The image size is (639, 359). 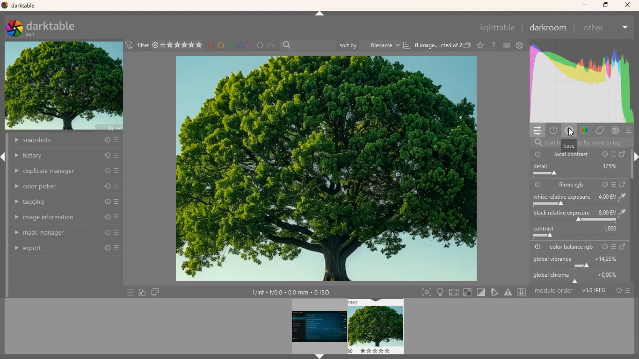 What do you see at coordinates (230, 45) in the screenshot?
I see `green circle` at bounding box center [230, 45].